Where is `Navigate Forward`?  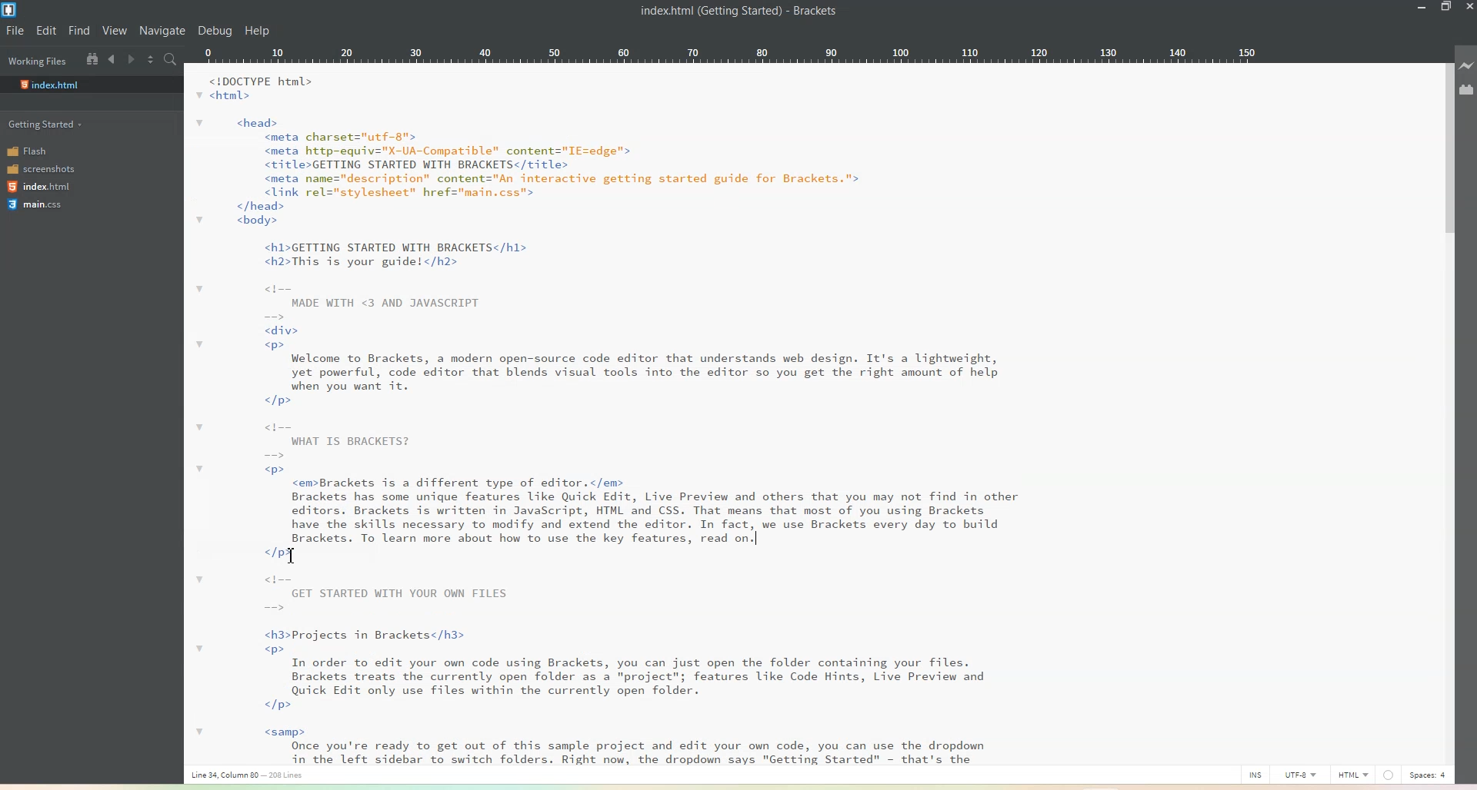
Navigate Forward is located at coordinates (133, 59).